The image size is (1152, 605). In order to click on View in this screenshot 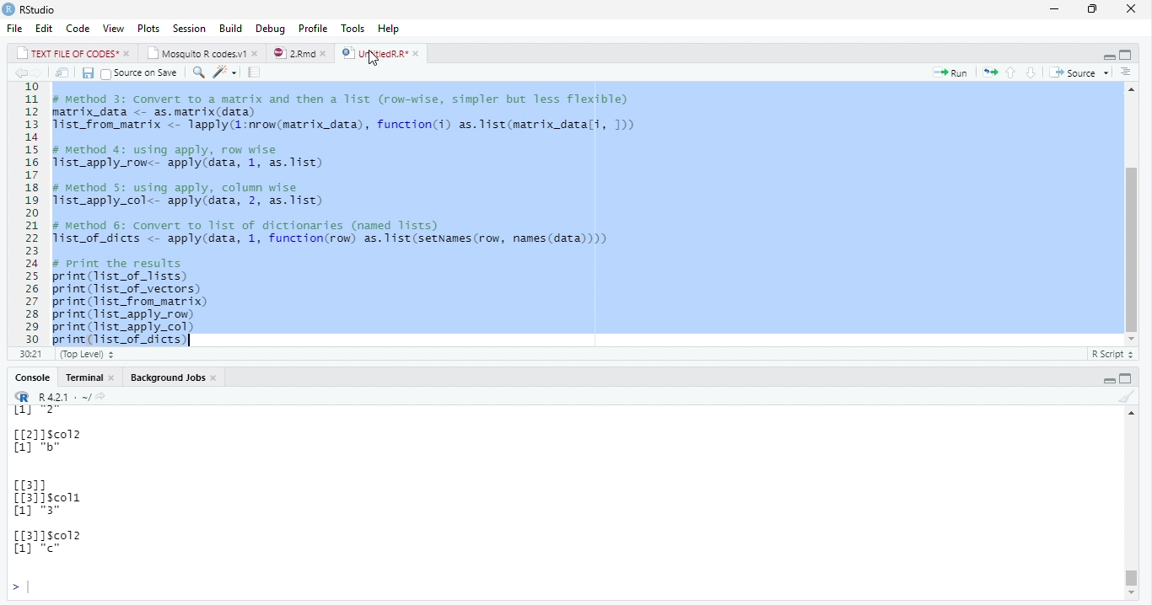, I will do `click(114, 27)`.